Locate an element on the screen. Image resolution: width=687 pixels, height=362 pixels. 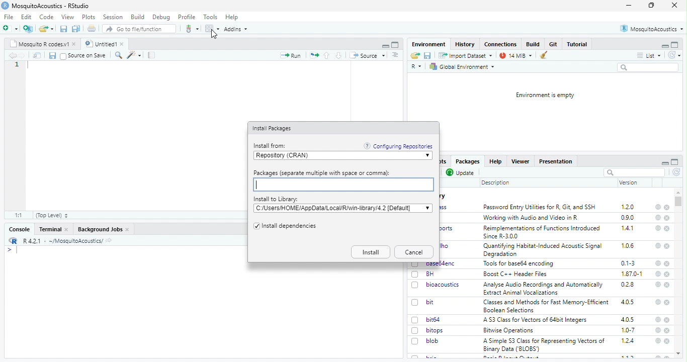
web is located at coordinates (659, 246).